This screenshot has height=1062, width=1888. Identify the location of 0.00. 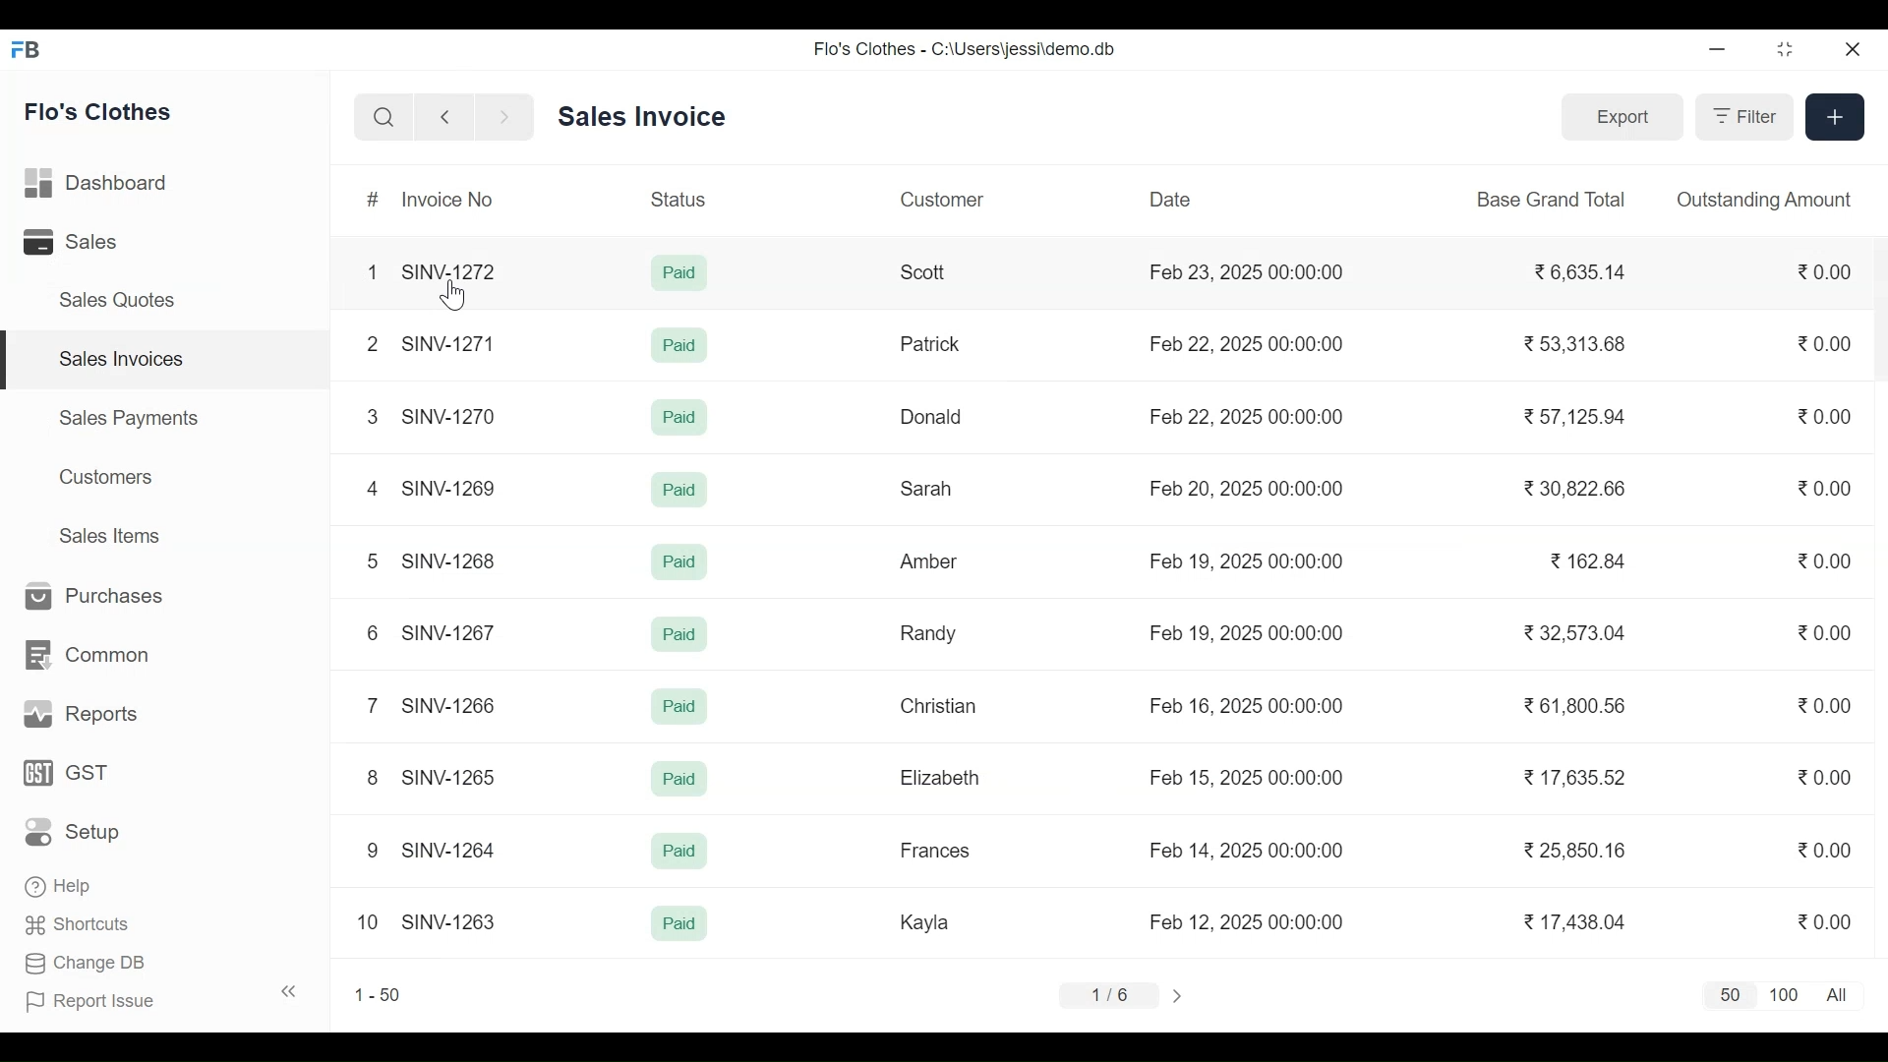
(1826, 922).